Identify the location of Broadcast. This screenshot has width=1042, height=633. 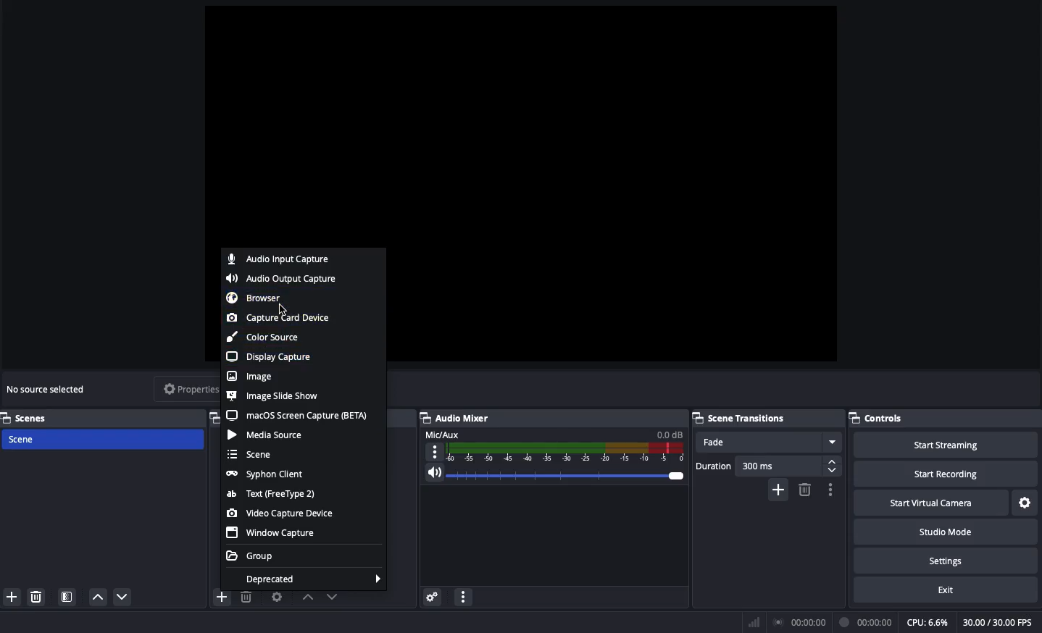
(798, 622).